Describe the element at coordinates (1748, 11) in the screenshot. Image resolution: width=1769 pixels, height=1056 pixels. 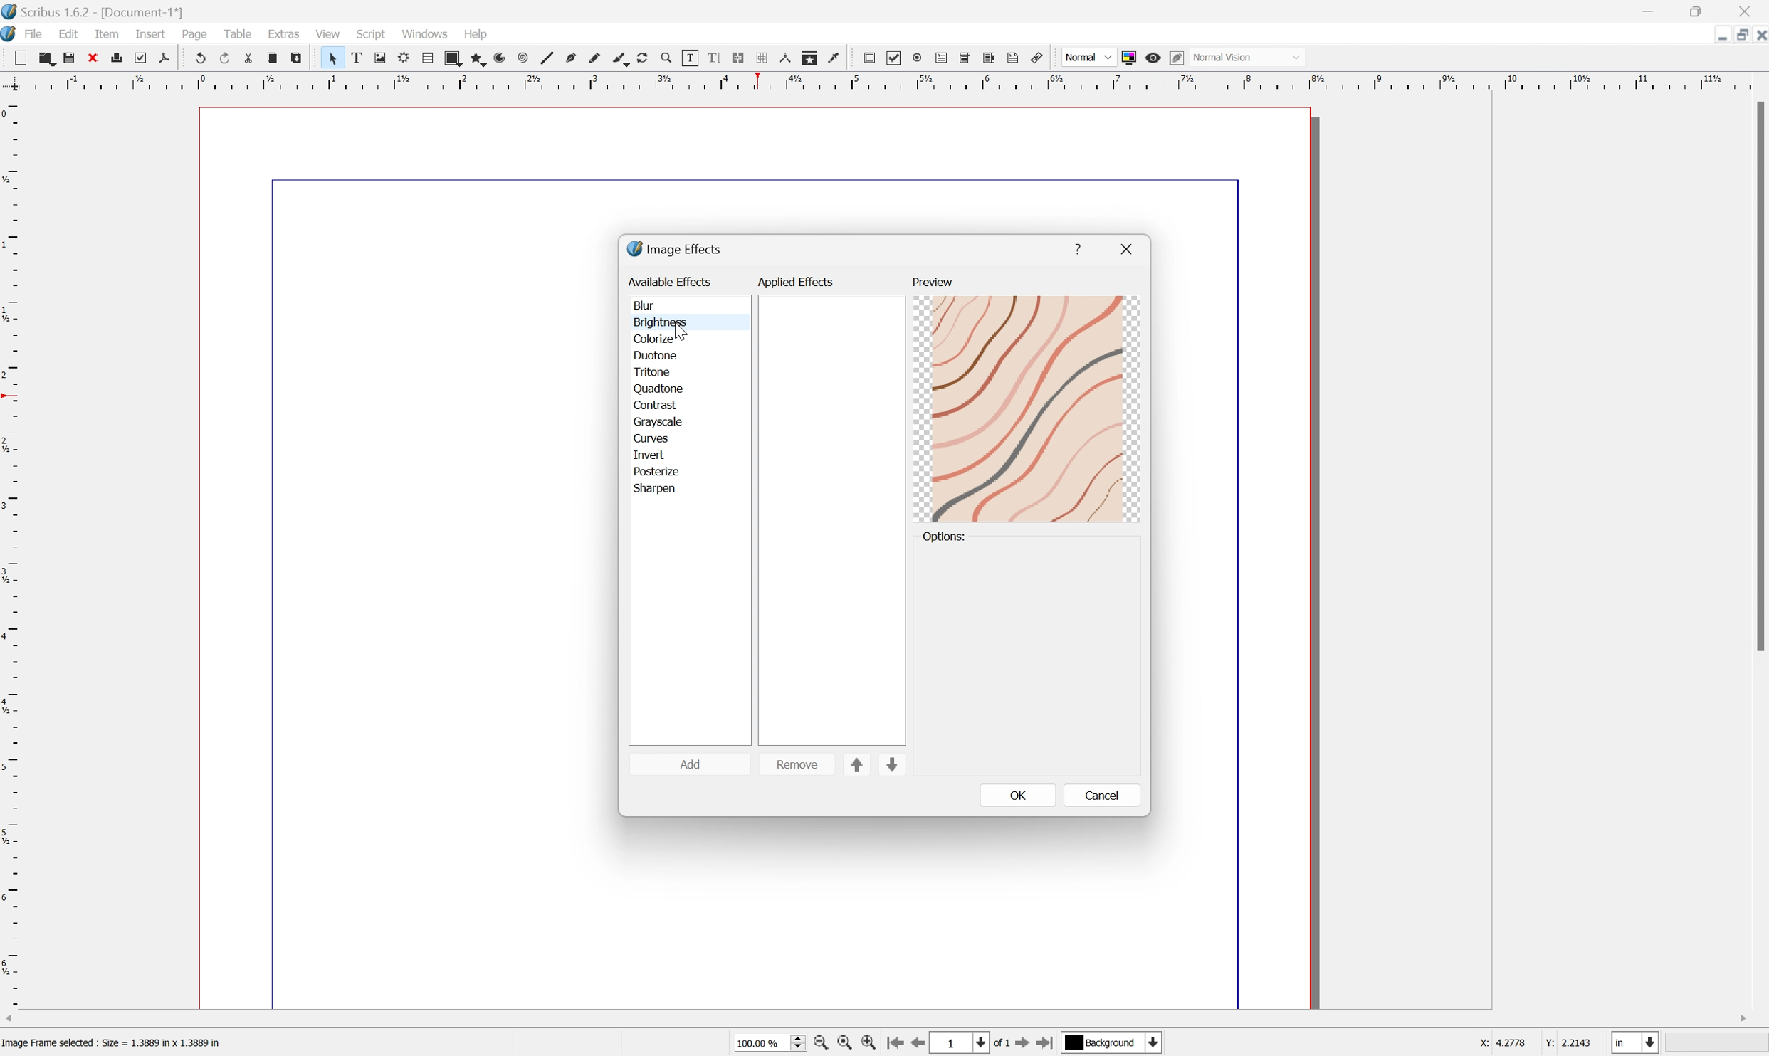
I see `Close` at that location.